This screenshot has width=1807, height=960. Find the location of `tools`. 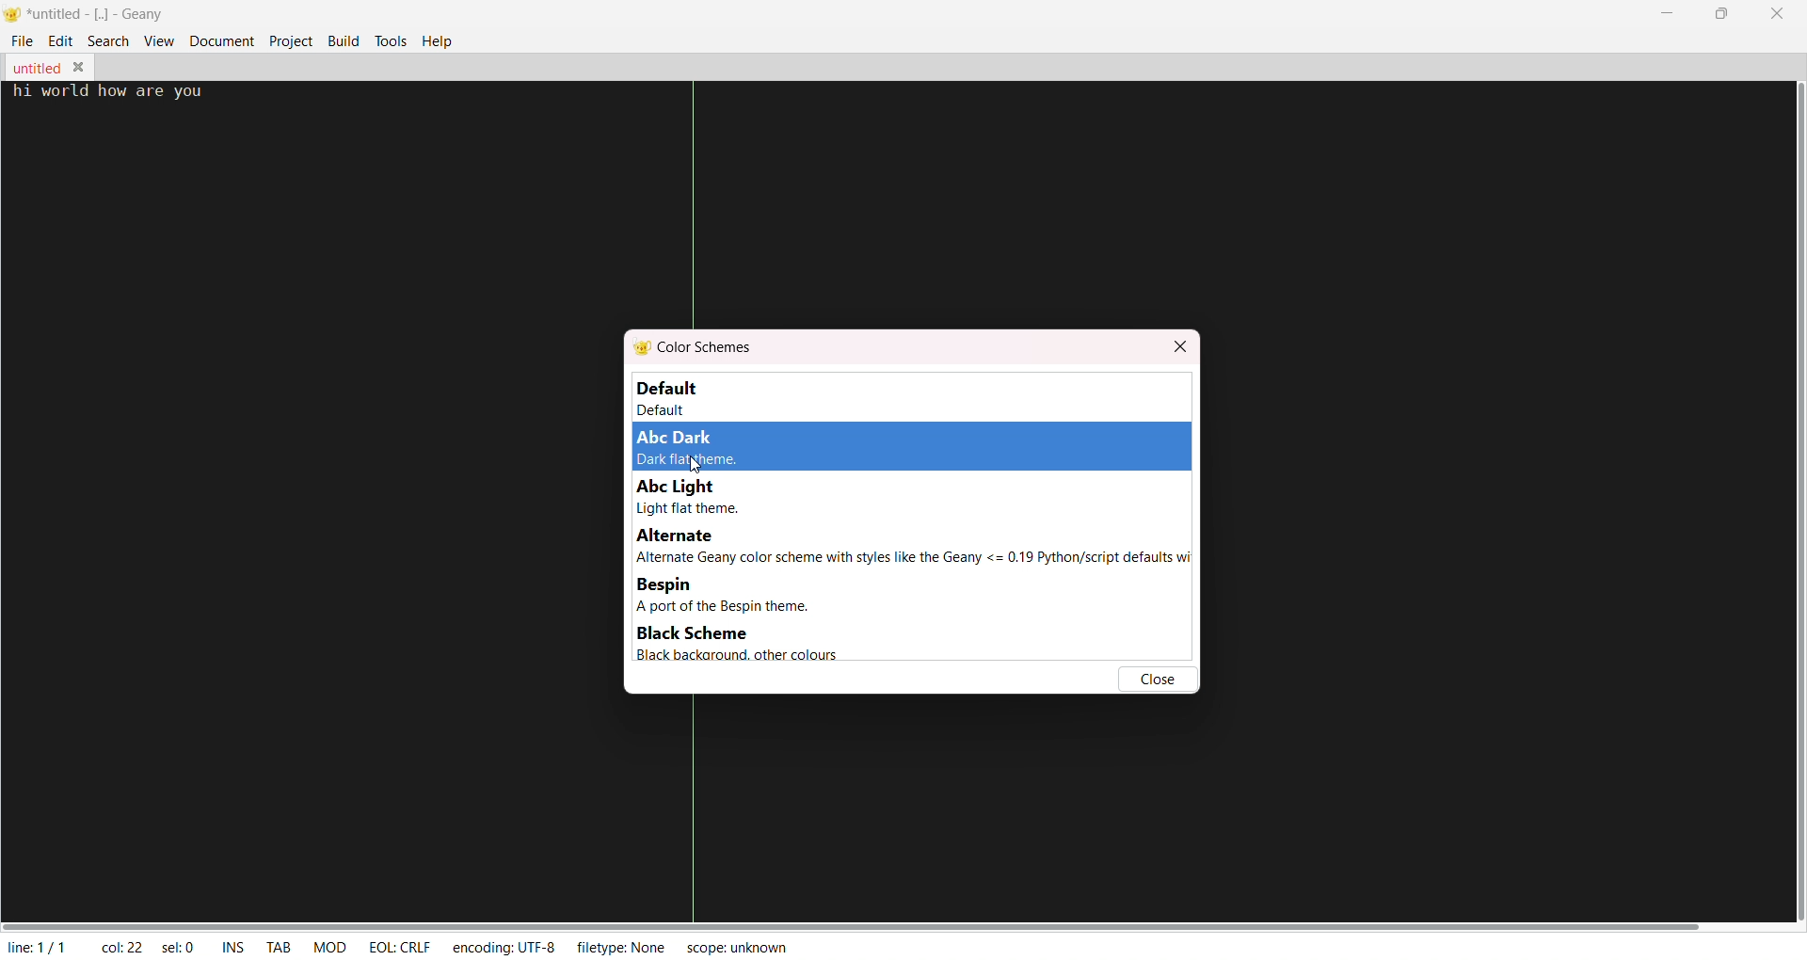

tools is located at coordinates (389, 41).